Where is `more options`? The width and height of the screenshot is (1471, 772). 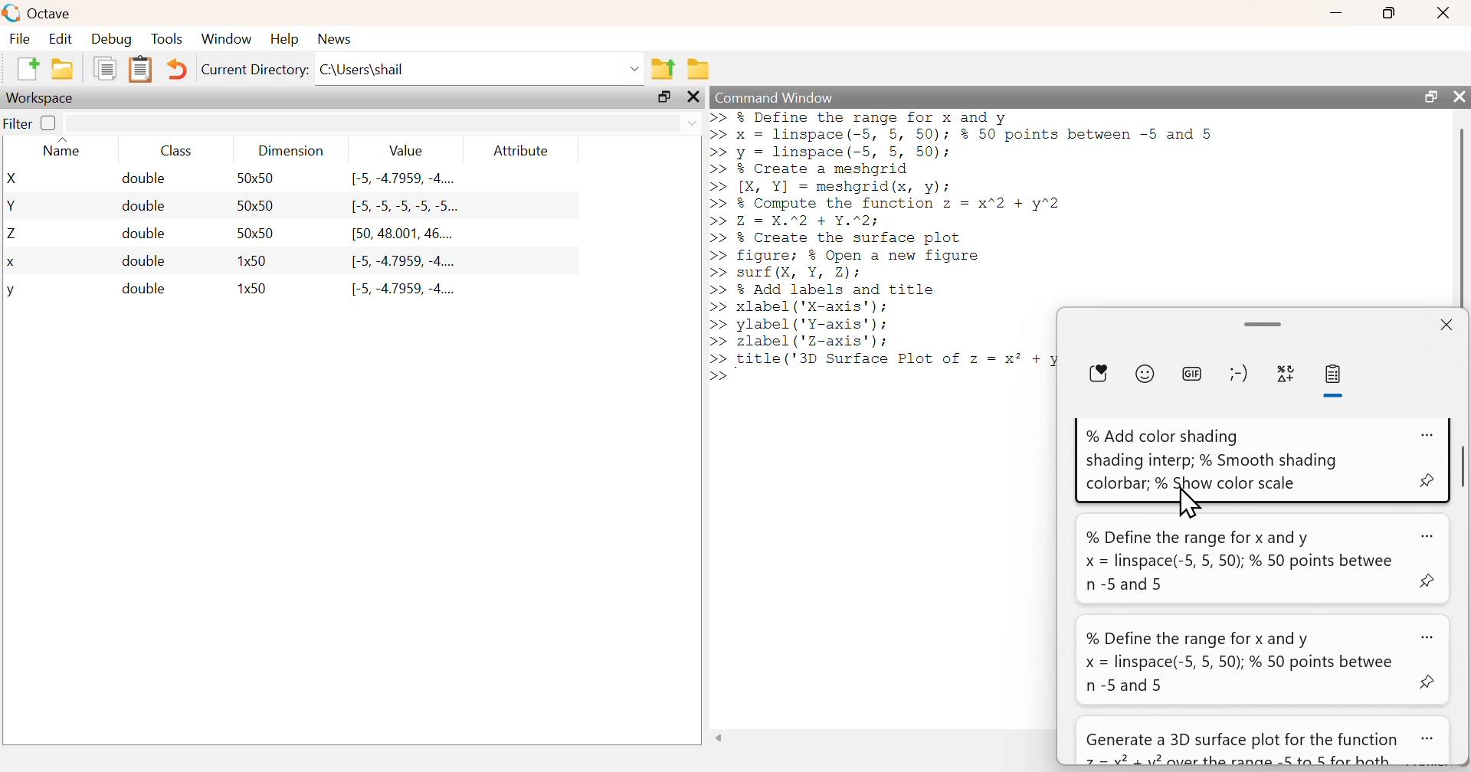
more options is located at coordinates (1429, 538).